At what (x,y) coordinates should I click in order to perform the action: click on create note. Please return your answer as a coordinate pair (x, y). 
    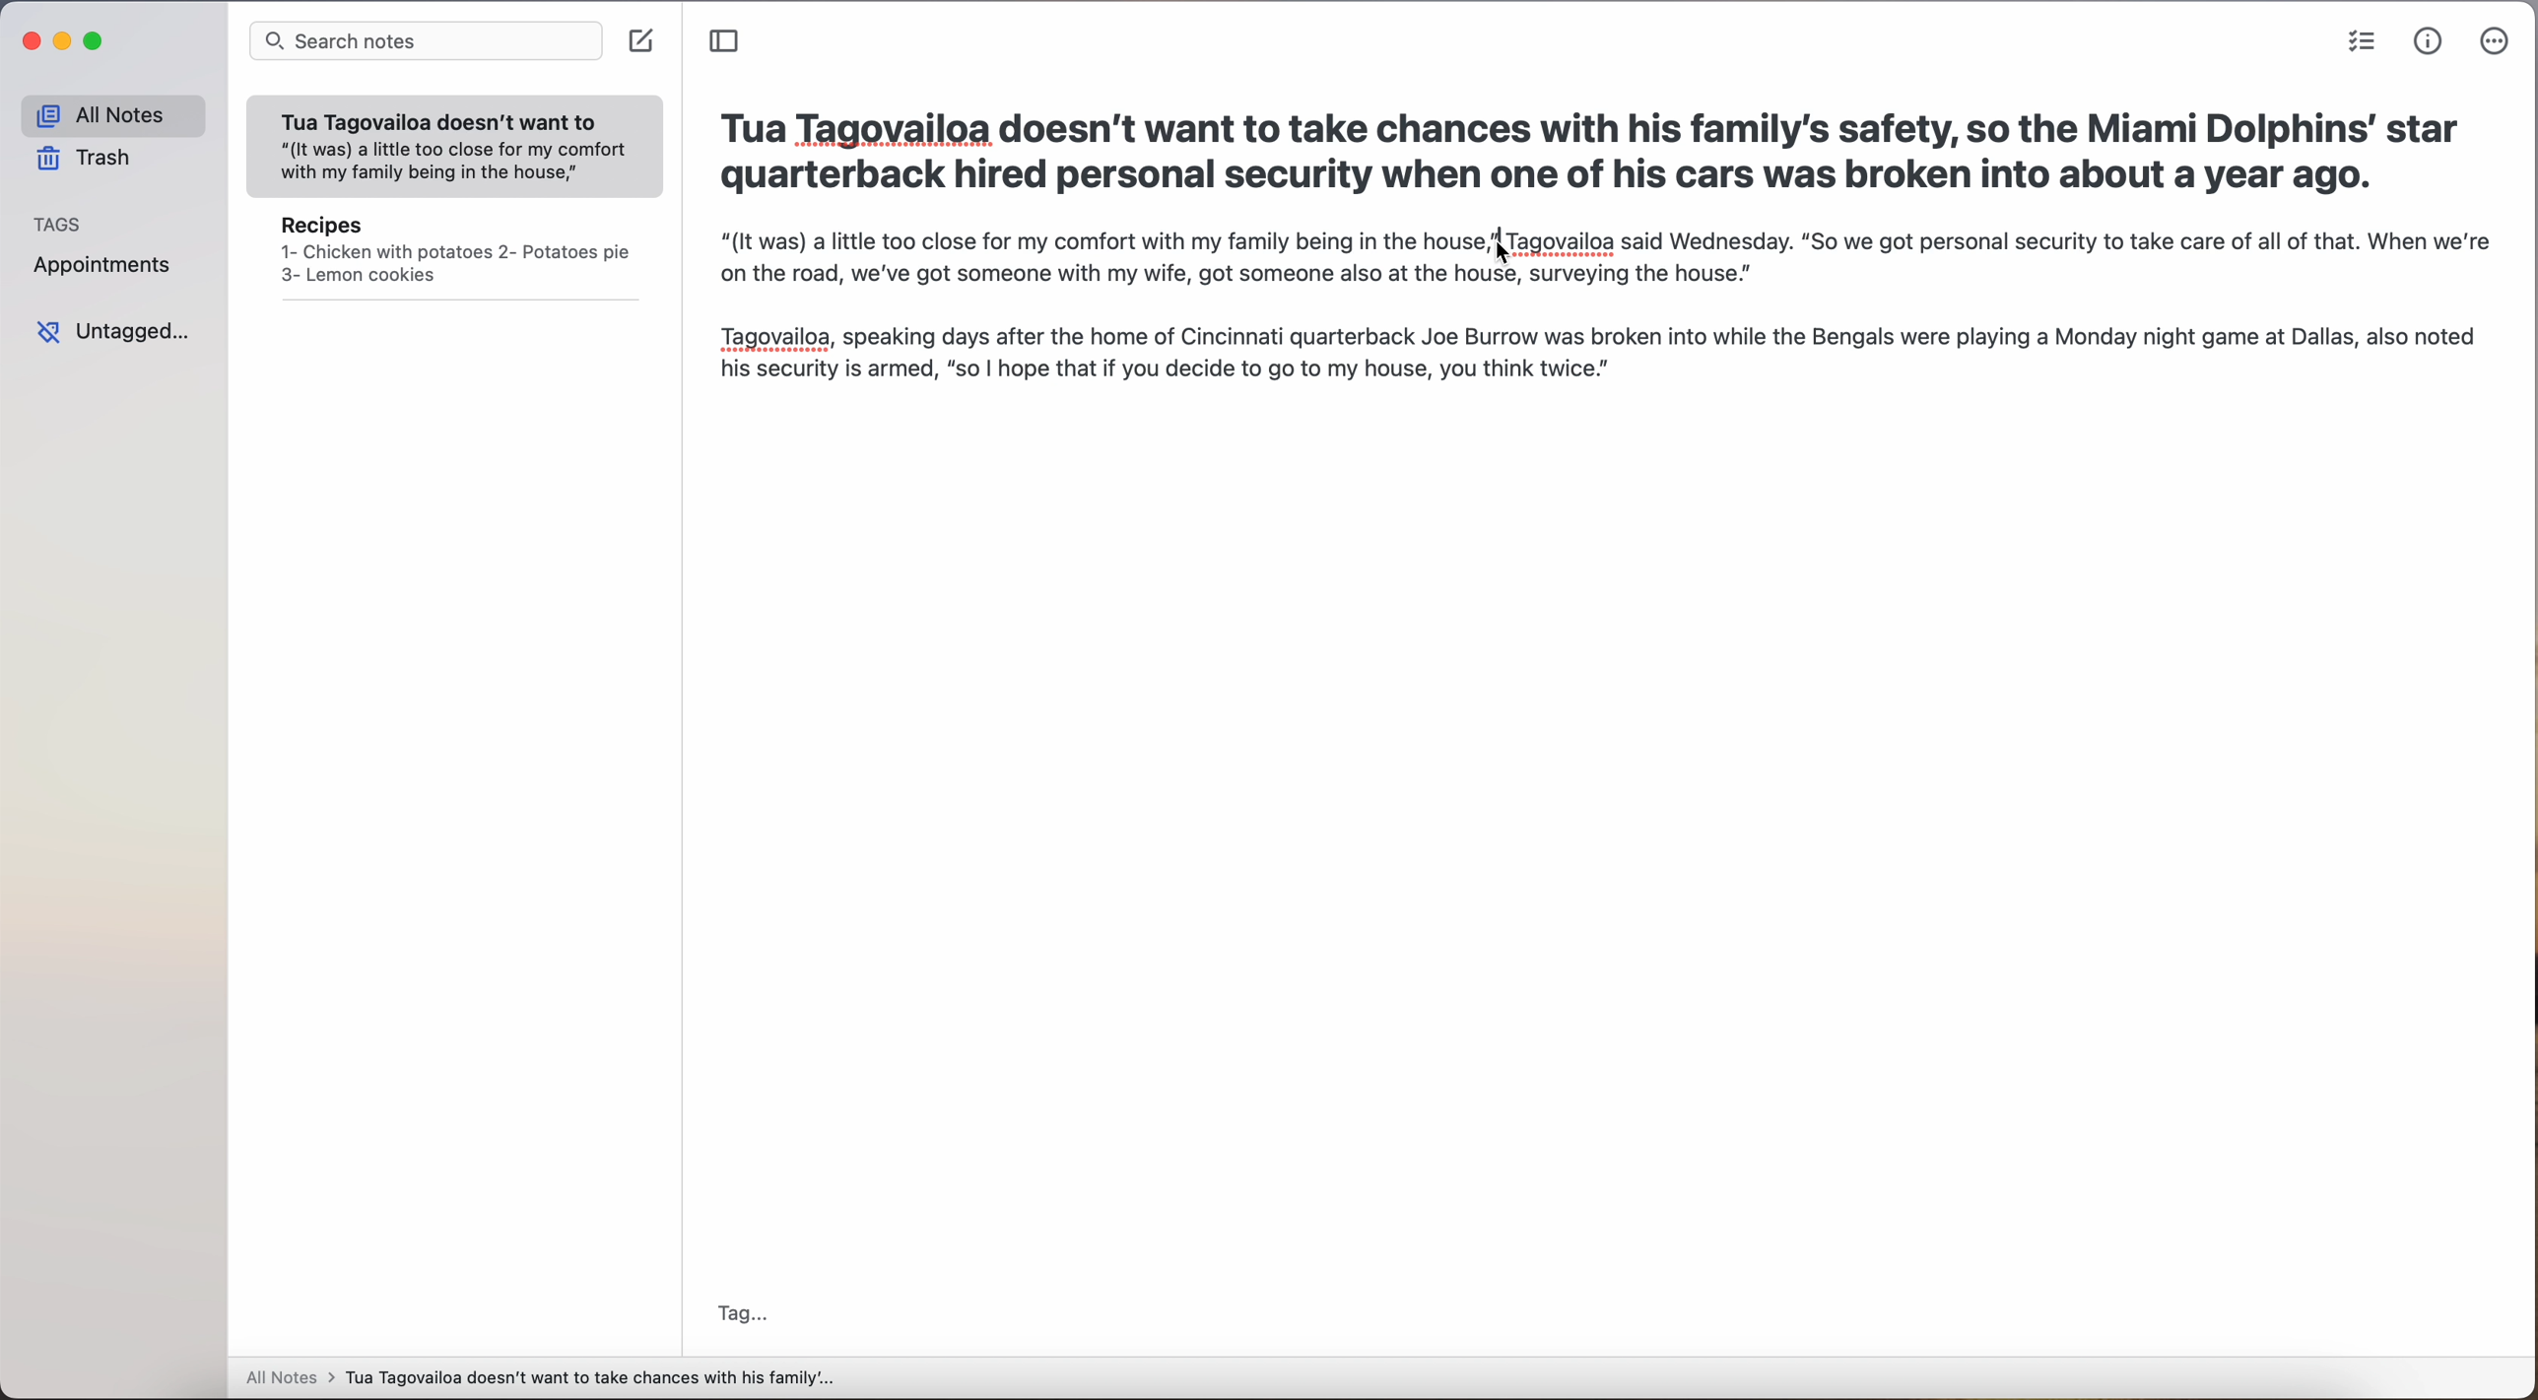
    Looking at the image, I should click on (643, 42).